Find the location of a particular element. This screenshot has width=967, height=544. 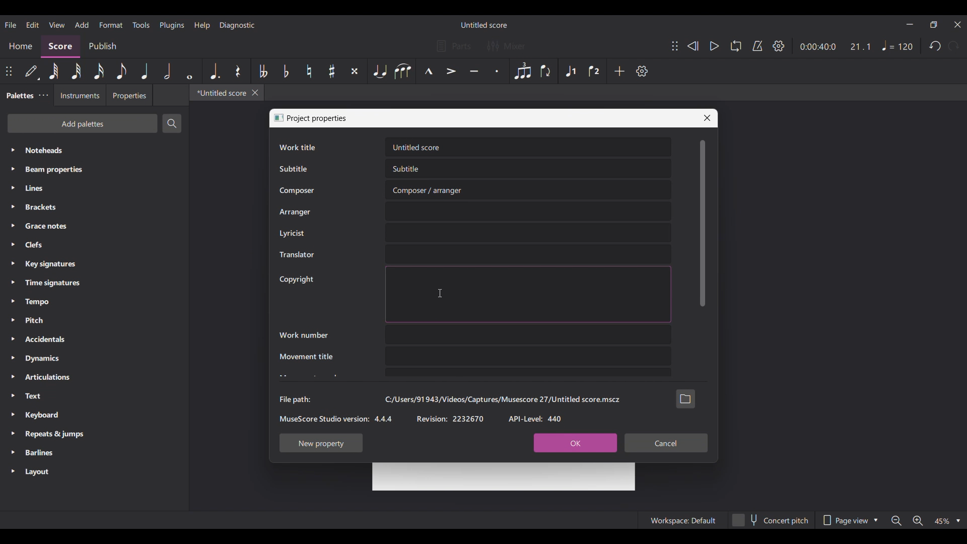

Marcato is located at coordinates (429, 71).